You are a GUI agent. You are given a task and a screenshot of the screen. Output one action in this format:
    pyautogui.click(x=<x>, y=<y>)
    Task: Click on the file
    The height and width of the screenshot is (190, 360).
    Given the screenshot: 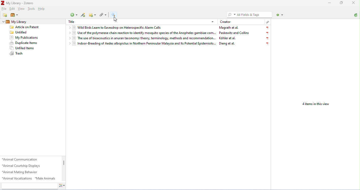 What is the action you would take?
    pyautogui.click(x=4, y=8)
    